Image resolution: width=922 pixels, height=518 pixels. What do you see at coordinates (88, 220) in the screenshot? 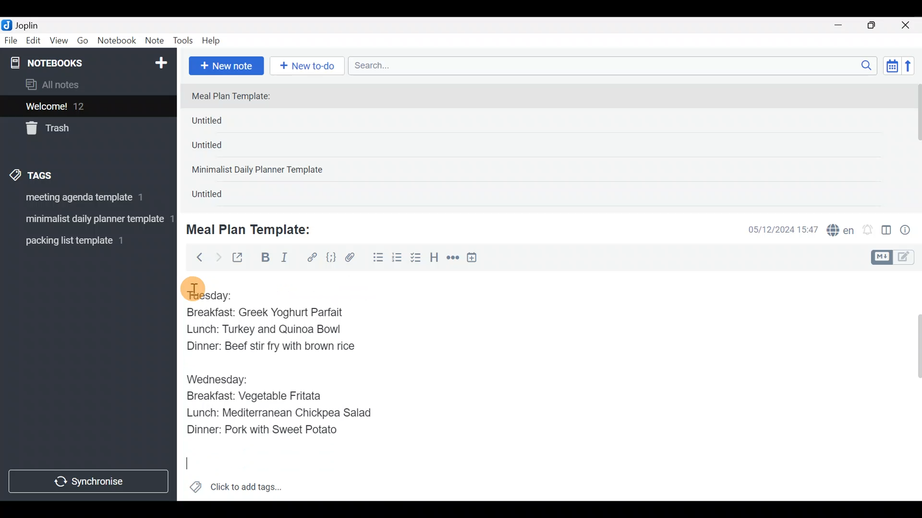
I see `Tag 2` at bounding box center [88, 220].